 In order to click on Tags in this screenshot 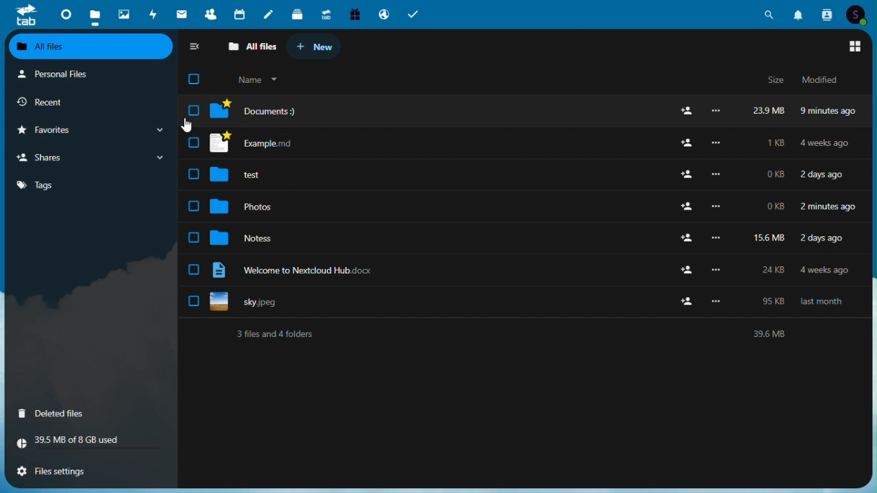, I will do `click(86, 187)`.